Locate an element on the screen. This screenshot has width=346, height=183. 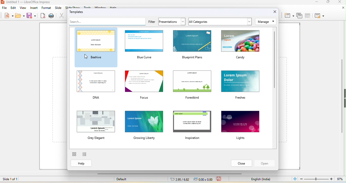
save is located at coordinates (32, 15).